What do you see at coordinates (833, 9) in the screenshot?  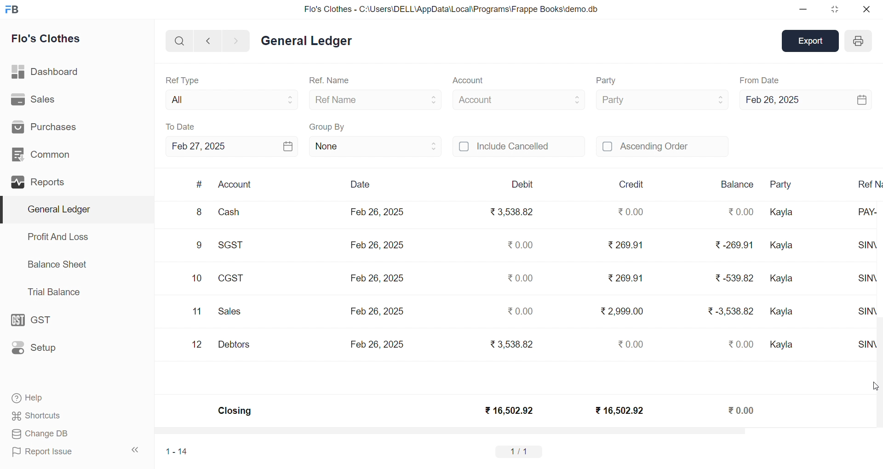 I see `RESIZE` at bounding box center [833, 9].